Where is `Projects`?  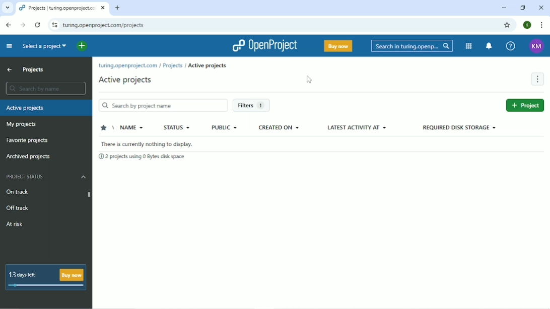
Projects is located at coordinates (33, 69).